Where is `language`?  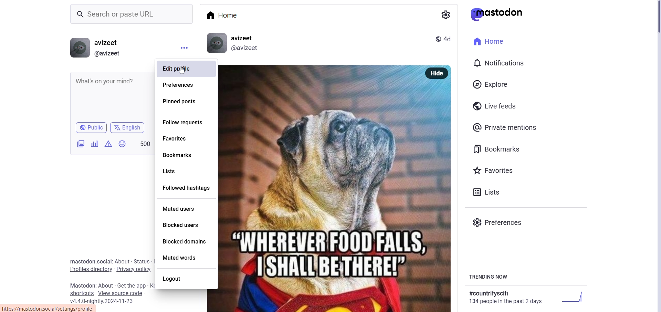 language is located at coordinates (128, 128).